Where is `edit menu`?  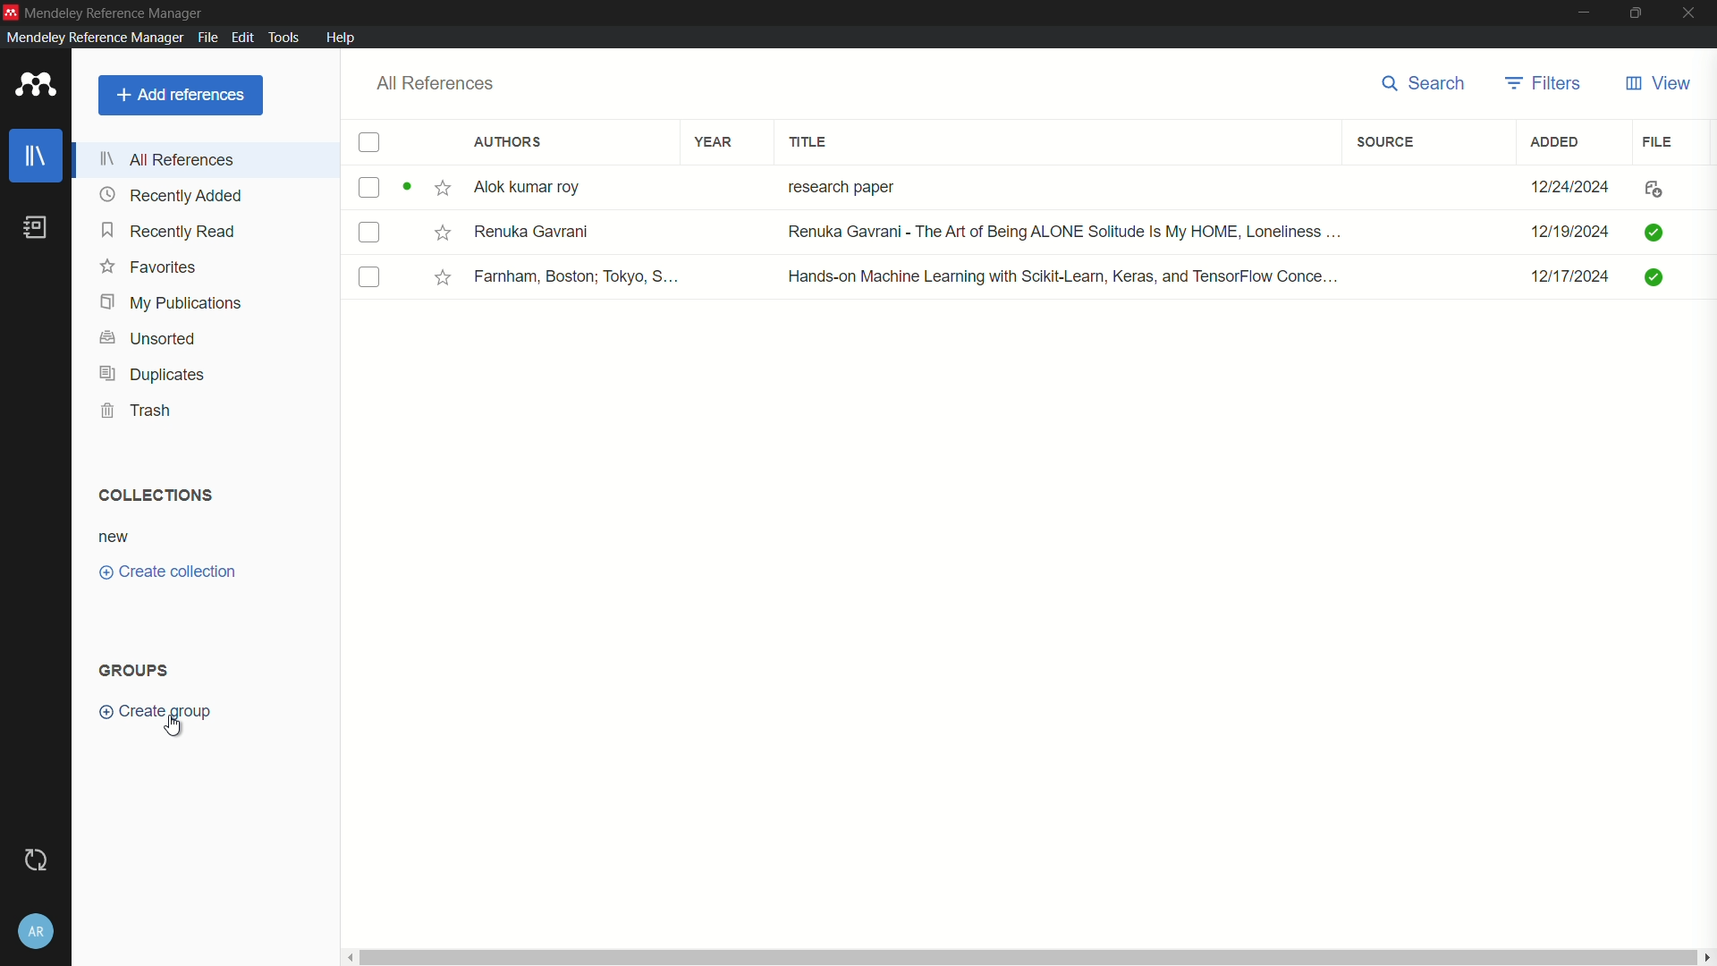
edit menu is located at coordinates (241, 37).